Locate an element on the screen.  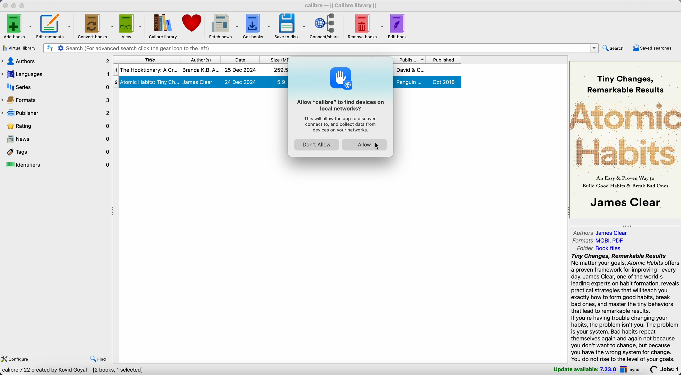
259.5 is located at coordinates (282, 70).